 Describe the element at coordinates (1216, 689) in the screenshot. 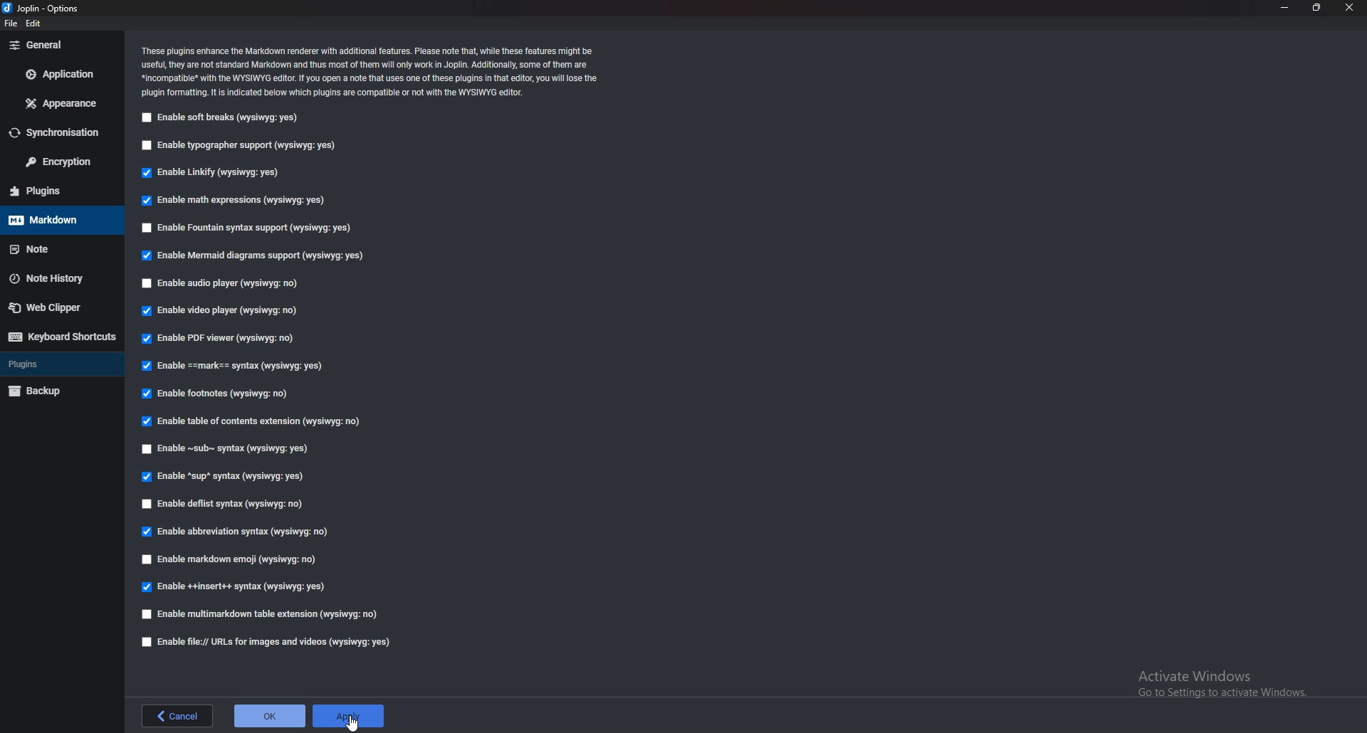

I see `activate windows pop up` at that location.